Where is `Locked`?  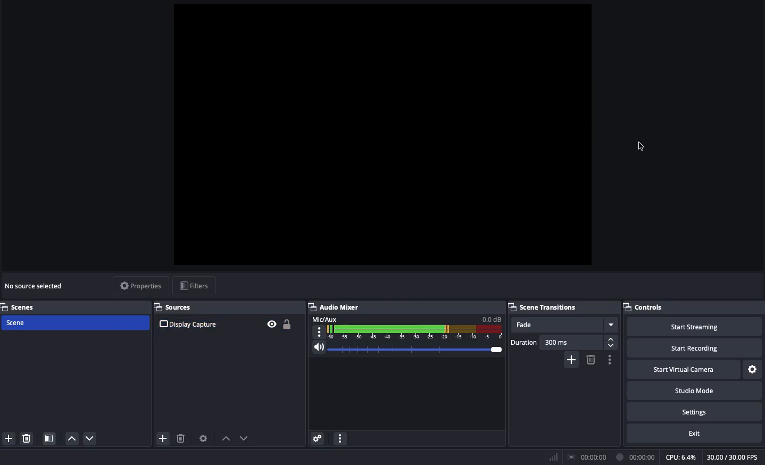 Locked is located at coordinates (286, 324).